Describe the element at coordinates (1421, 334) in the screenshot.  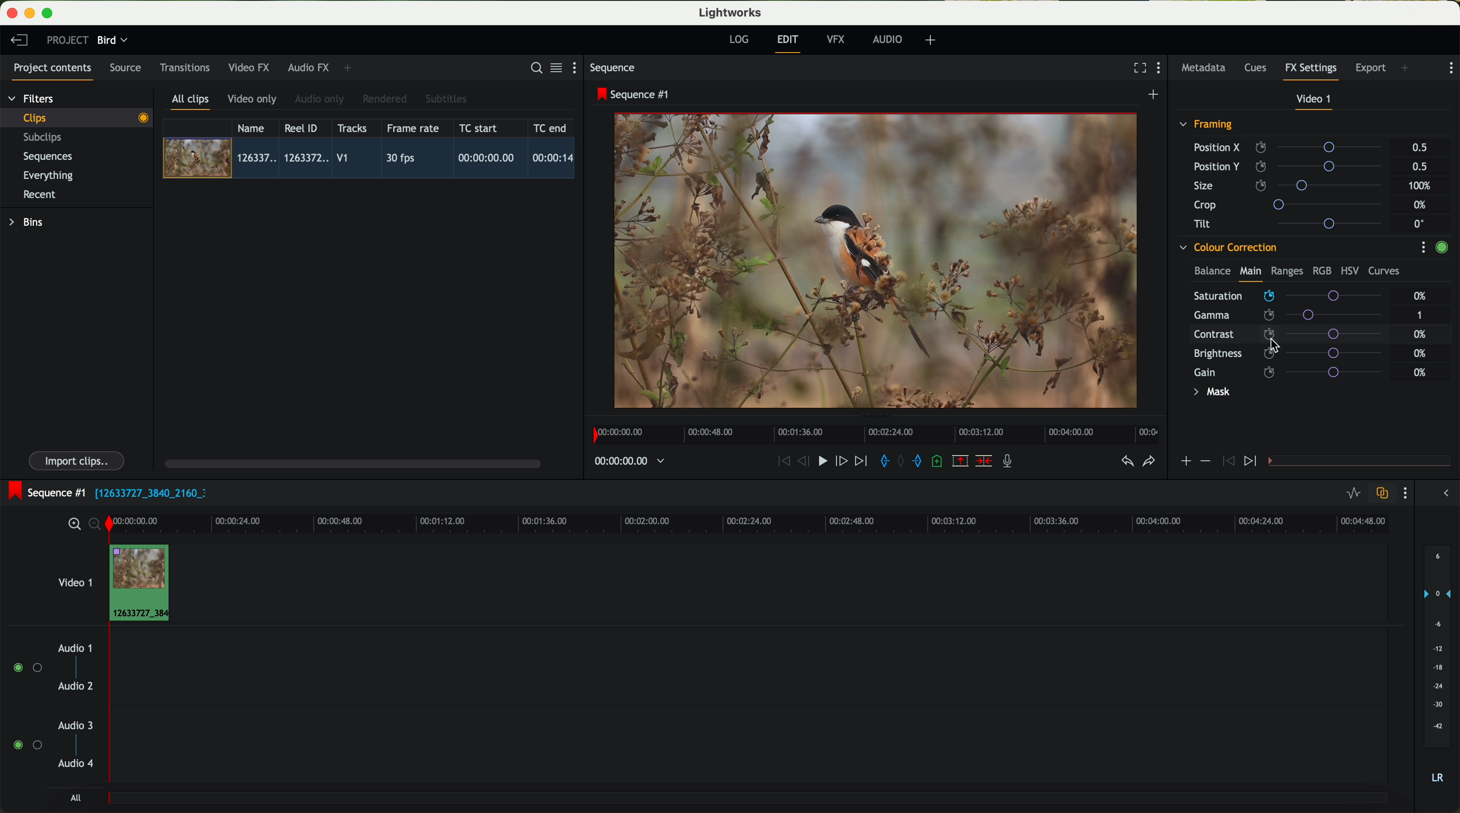
I see `0%` at that location.